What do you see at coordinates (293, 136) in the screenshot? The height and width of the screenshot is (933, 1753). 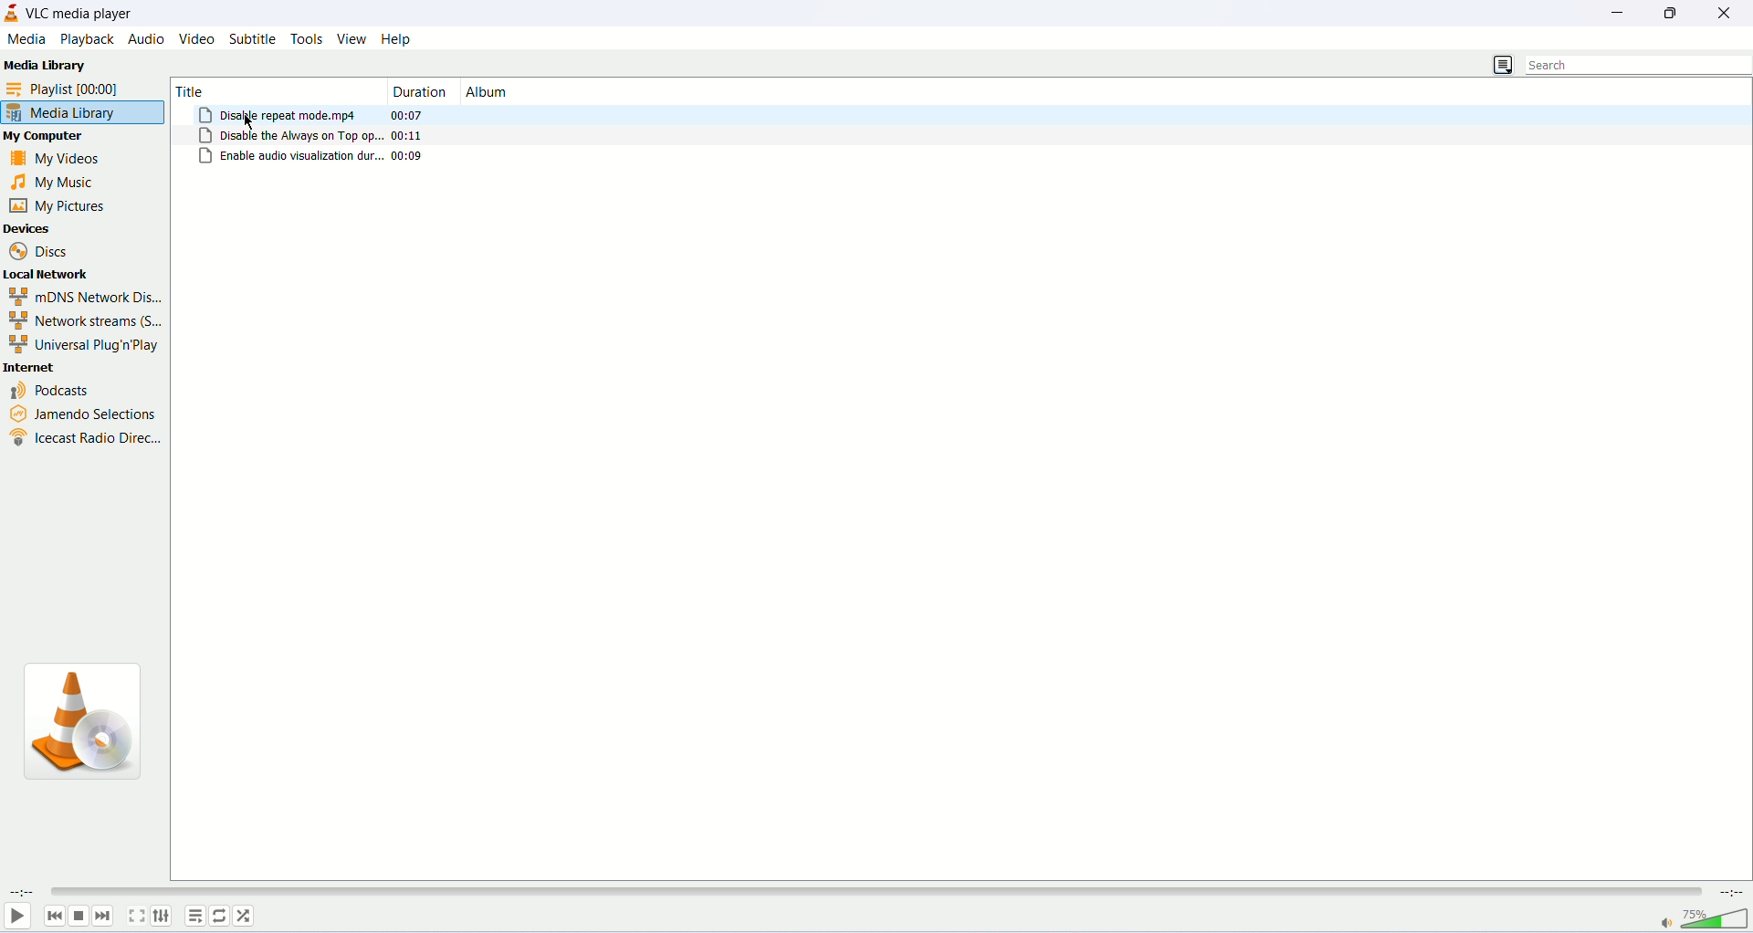 I see `Disable the always on top op..` at bounding box center [293, 136].